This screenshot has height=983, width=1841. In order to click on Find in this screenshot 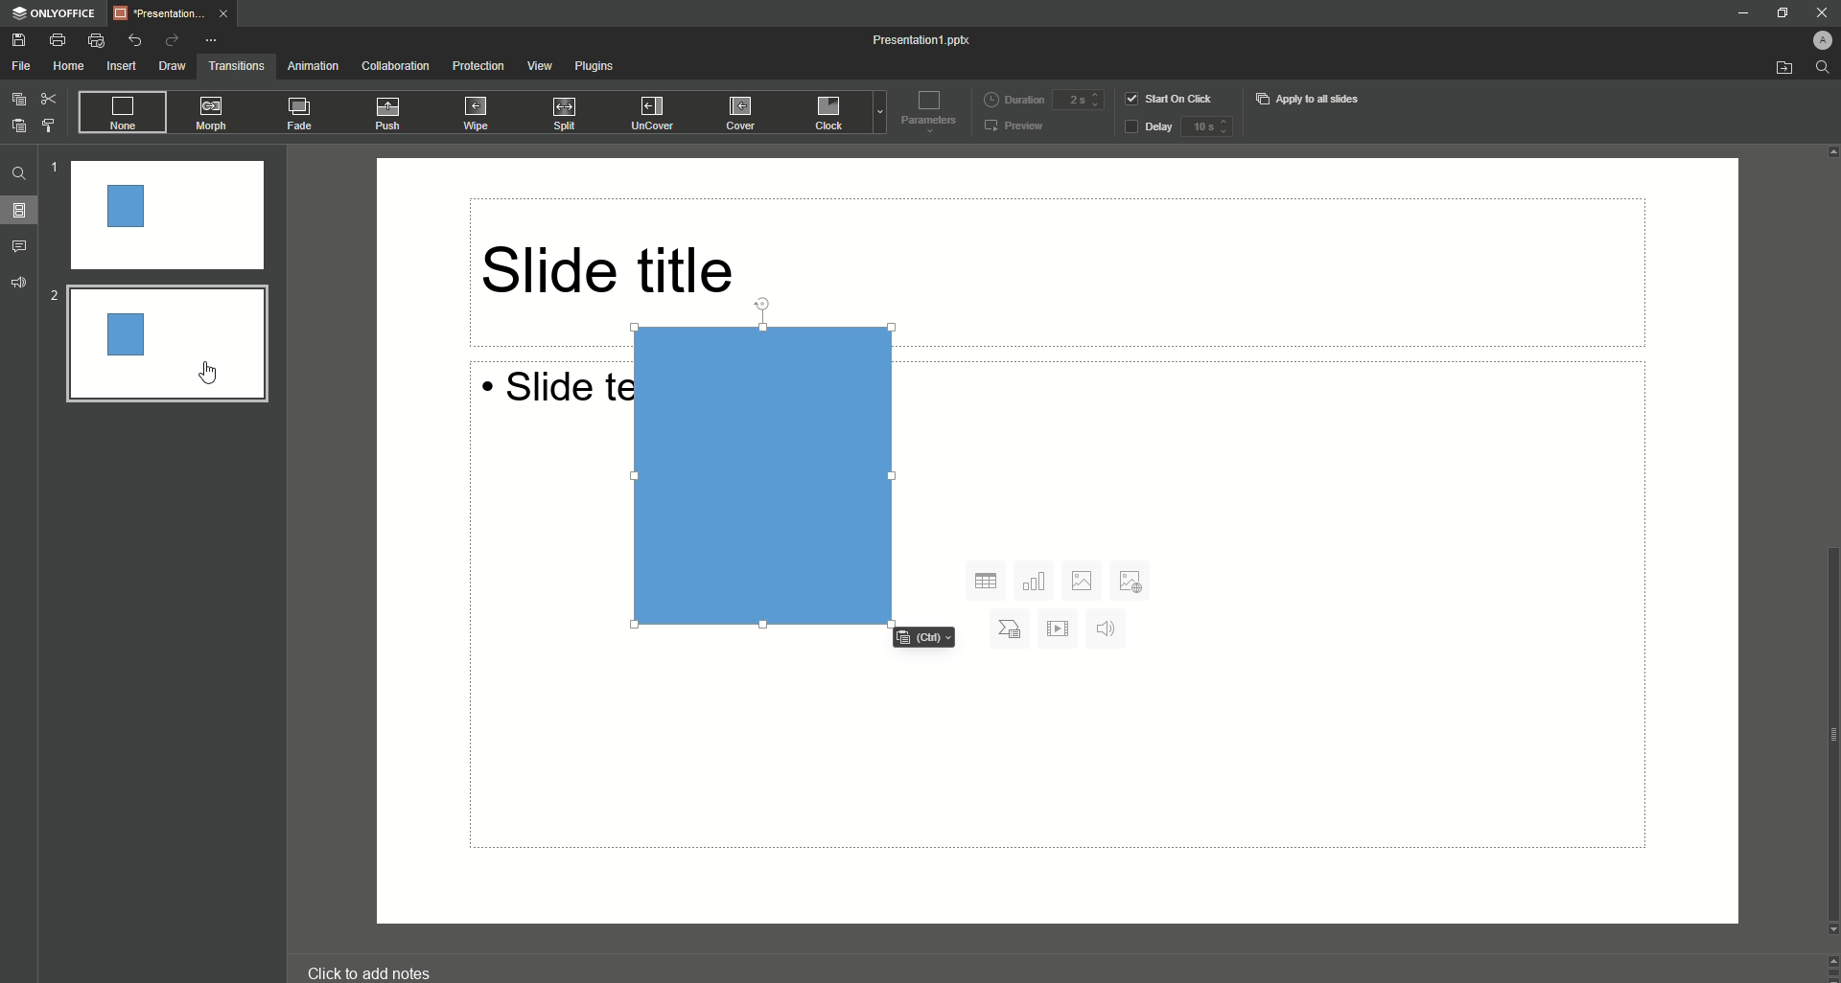, I will do `click(1823, 68)`.